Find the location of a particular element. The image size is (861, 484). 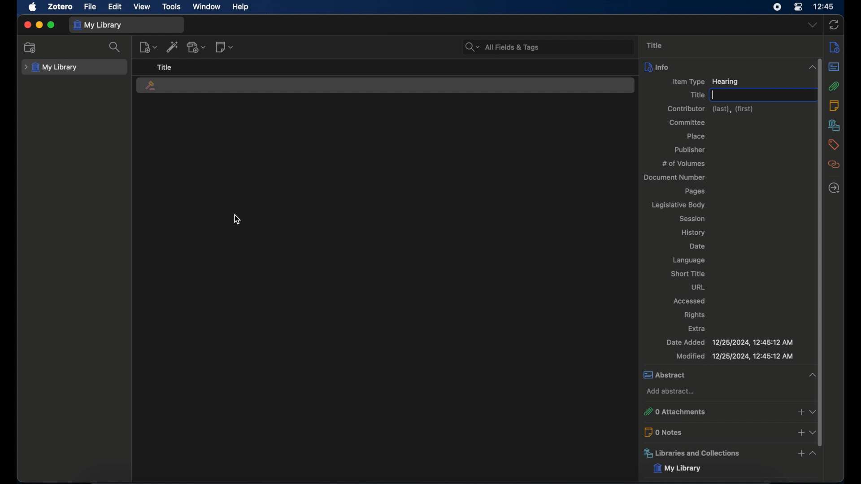

edit is located at coordinates (116, 7).